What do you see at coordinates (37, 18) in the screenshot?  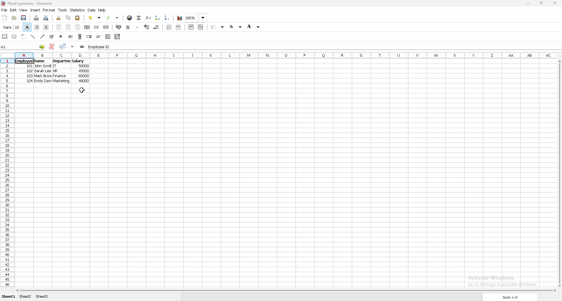 I see `print` at bounding box center [37, 18].